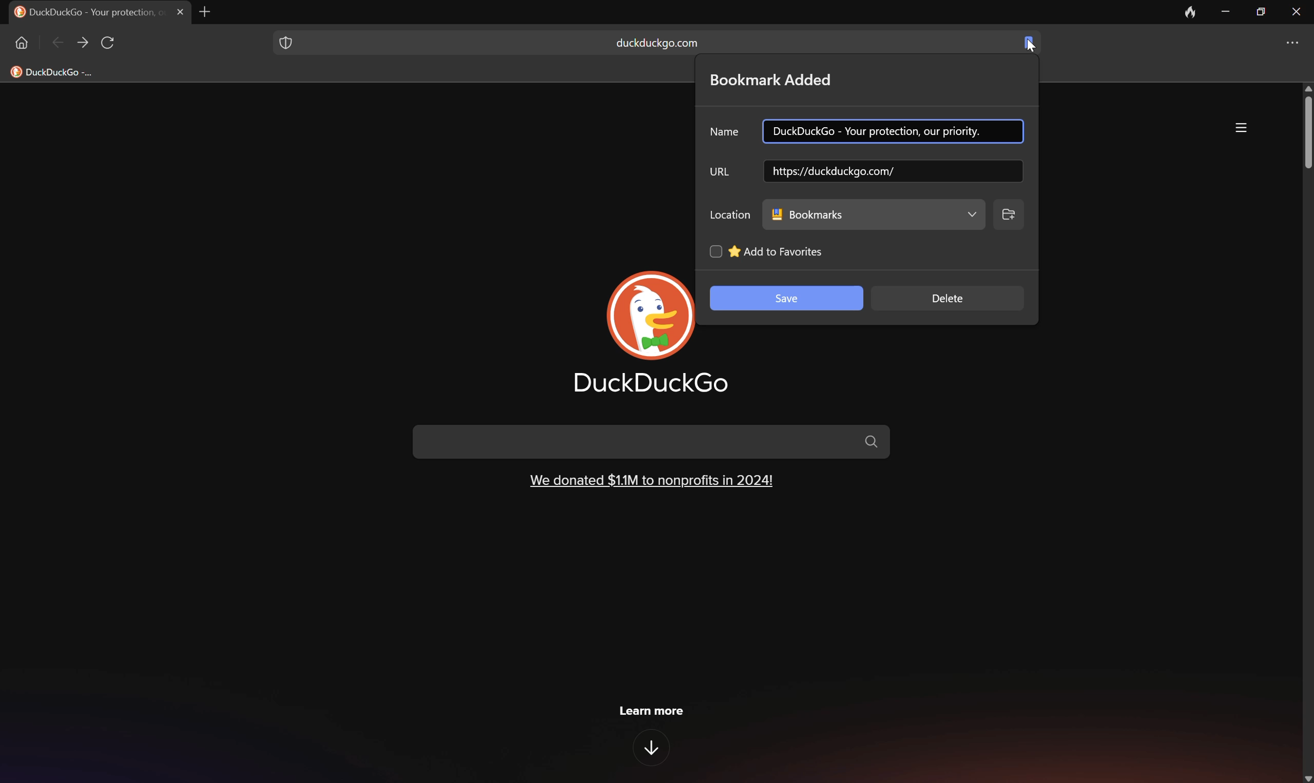 Image resolution: width=1314 pixels, height=783 pixels. What do you see at coordinates (20, 42) in the screenshot?
I see `Home` at bounding box center [20, 42].